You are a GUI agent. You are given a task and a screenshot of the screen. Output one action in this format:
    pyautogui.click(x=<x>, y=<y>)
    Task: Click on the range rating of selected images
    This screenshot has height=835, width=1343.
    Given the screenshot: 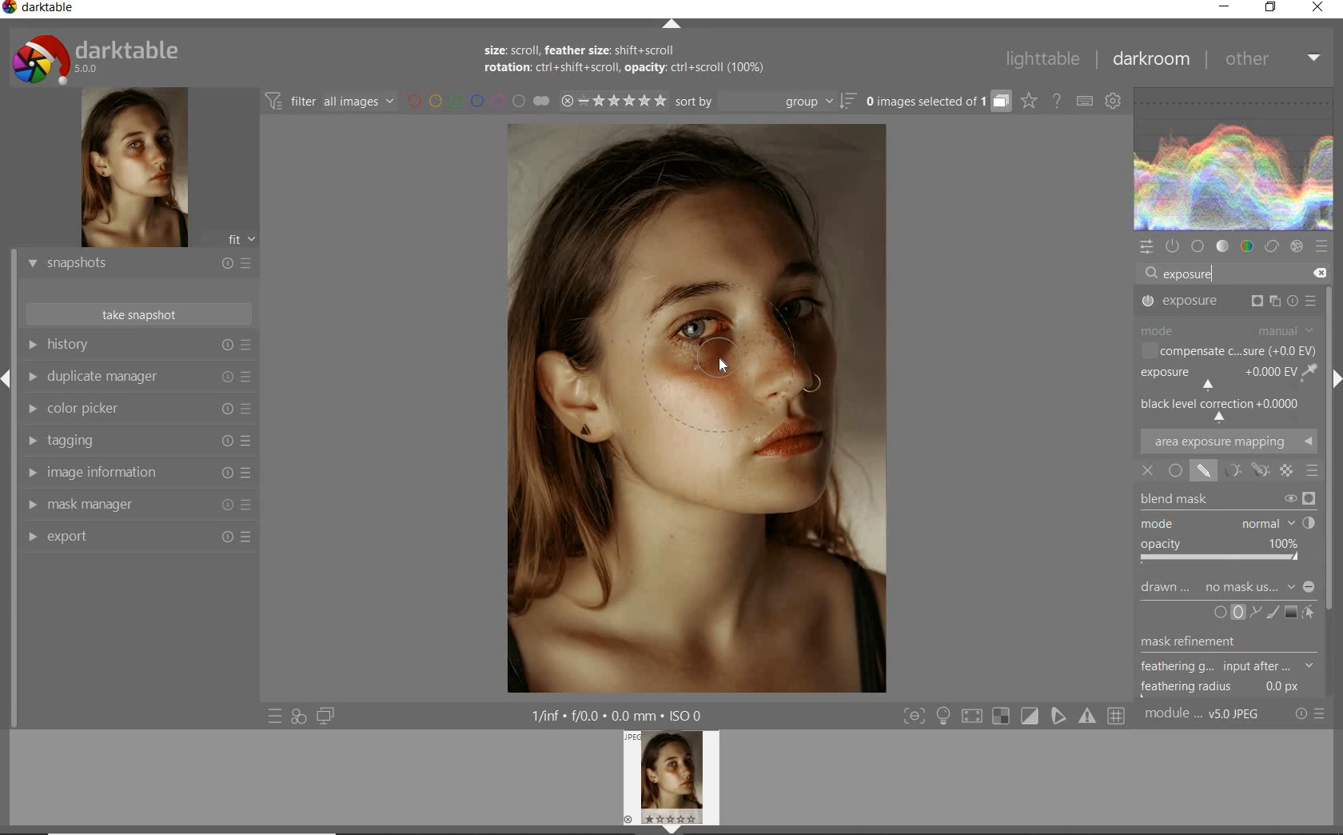 What is the action you would take?
    pyautogui.click(x=614, y=100)
    